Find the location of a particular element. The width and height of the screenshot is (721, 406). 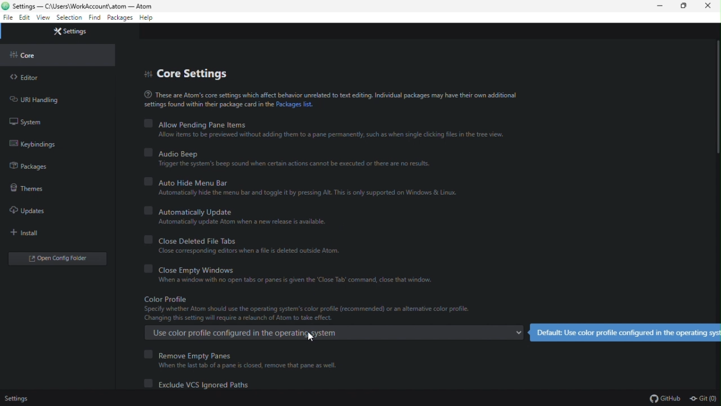

view  is located at coordinates (44, 18).